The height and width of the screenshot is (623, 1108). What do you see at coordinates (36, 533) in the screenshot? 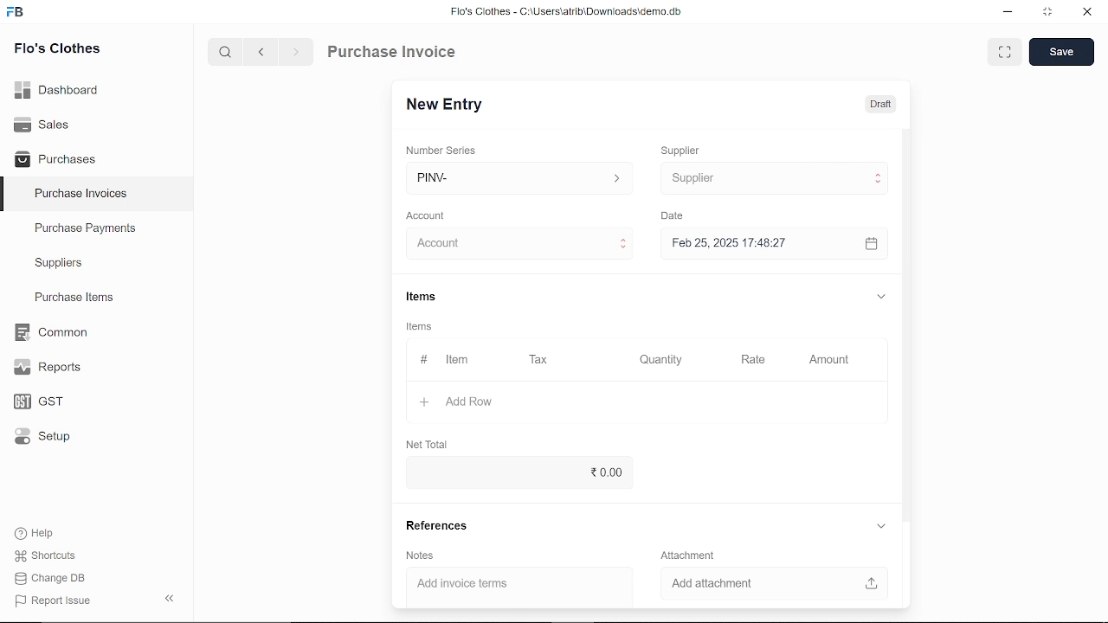
I see `Help` at bounding box center [36, 533].